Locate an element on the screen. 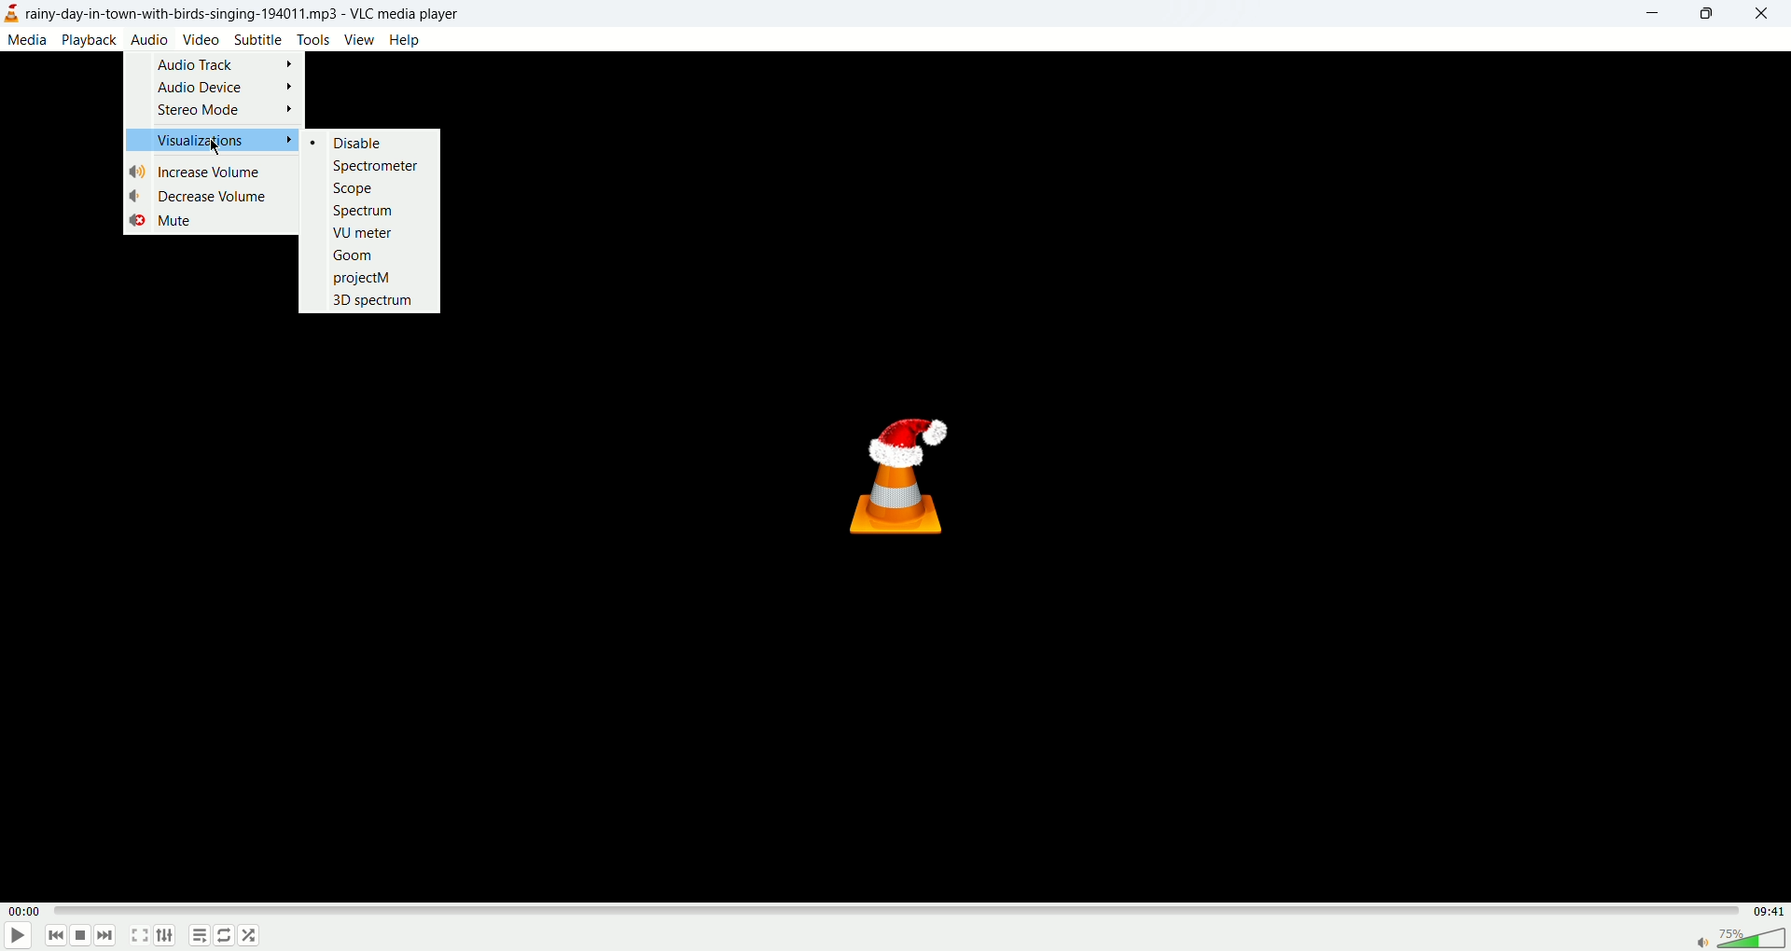 Image resolution: width=1791 pixels, height=951 pixels. shuffle is located at coordinates (253, 940).